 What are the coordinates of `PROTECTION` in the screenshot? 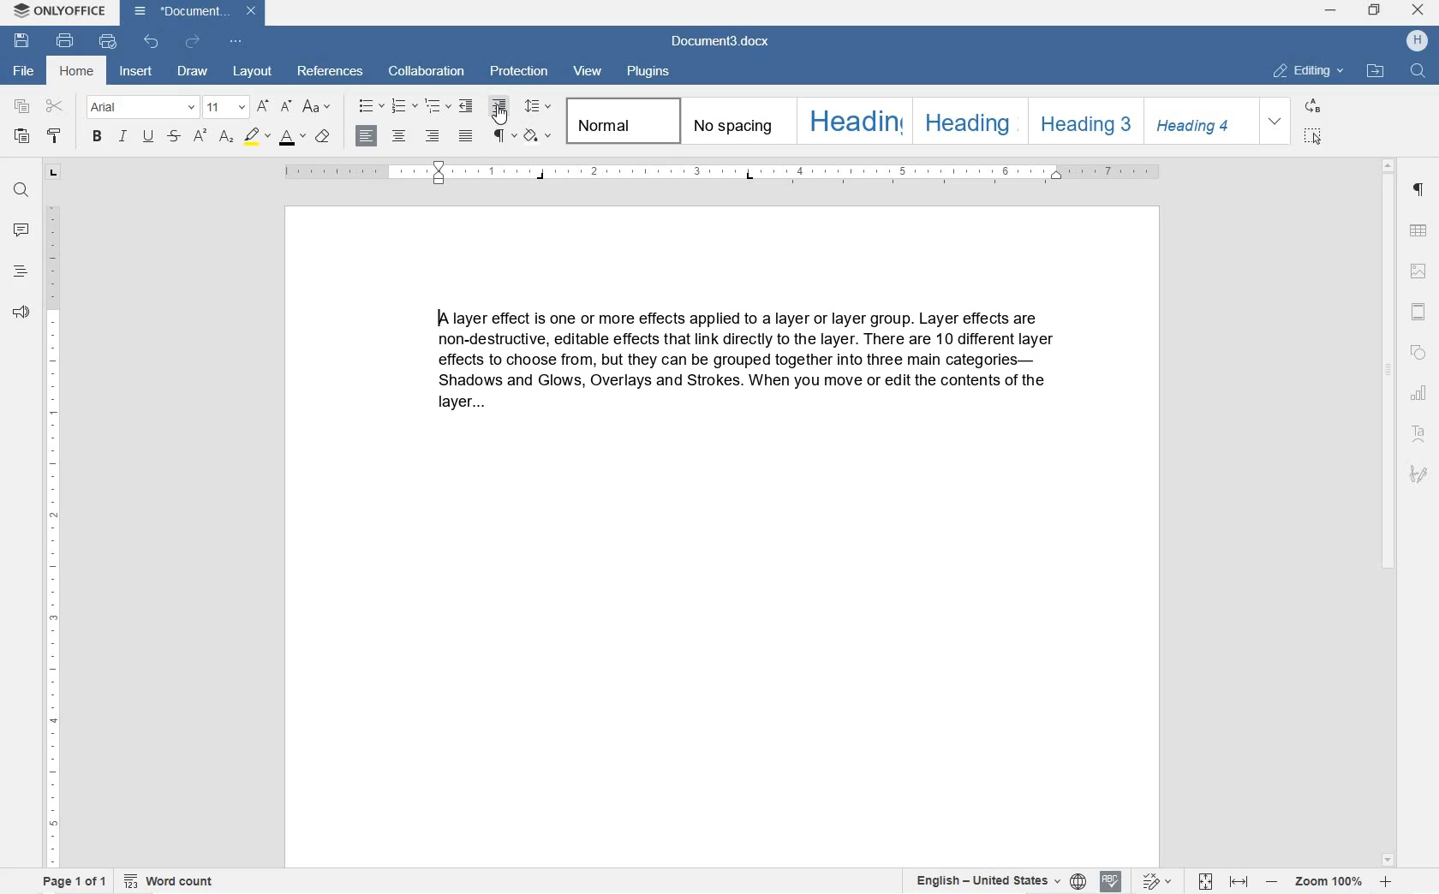 It's located at (518, 73).